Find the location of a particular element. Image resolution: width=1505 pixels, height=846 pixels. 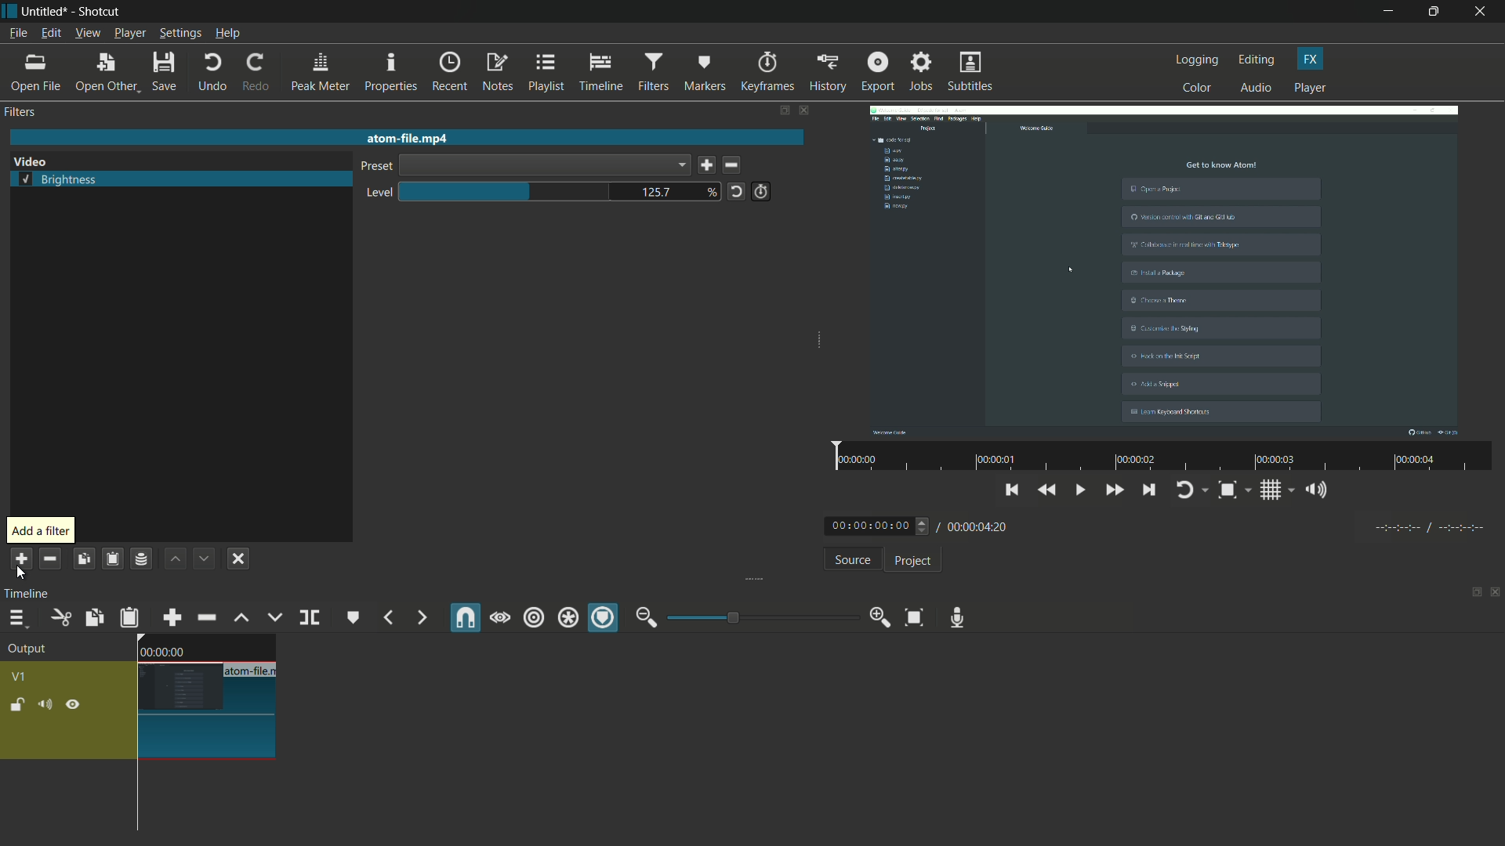

toggle player logging is located at coordinates (1191, 490).